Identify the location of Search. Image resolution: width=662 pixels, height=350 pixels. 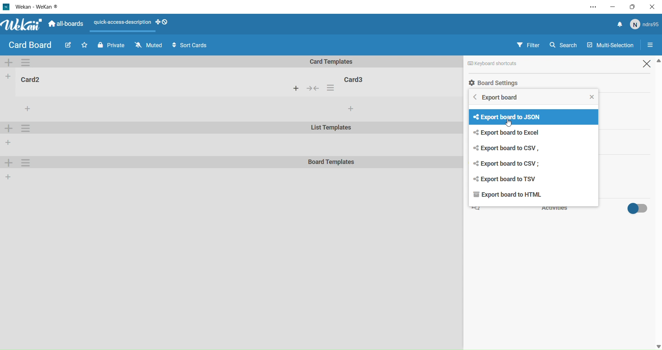
(566, 44).